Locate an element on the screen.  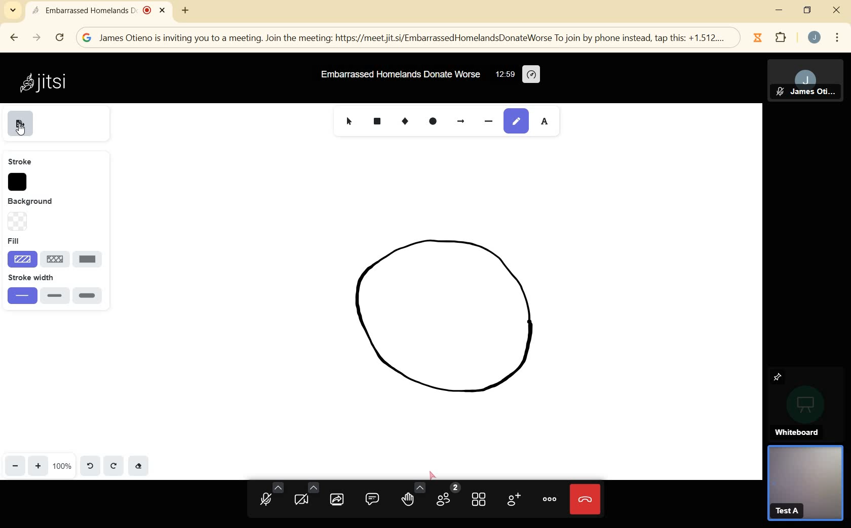
cursor is located at coordinates (352, 124).